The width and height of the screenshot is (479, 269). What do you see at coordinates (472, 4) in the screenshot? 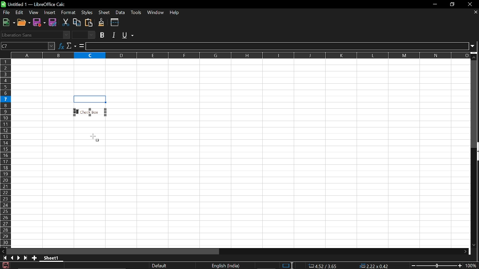
I see `Close ` at bounding box center [472, 4].